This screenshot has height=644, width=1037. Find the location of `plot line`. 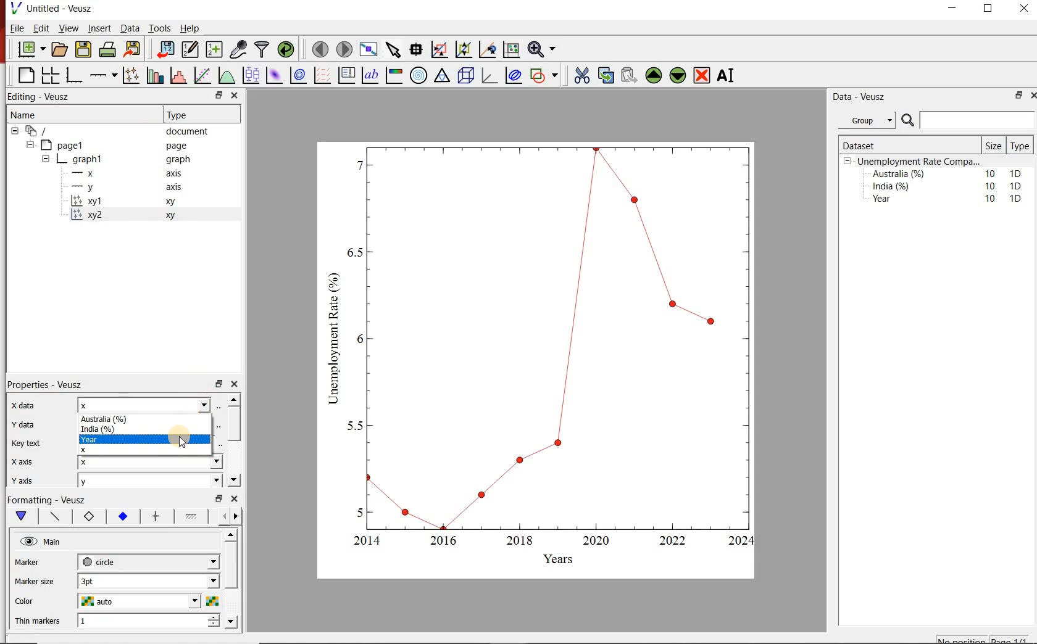

plot line is located at coordinates (56, 517).